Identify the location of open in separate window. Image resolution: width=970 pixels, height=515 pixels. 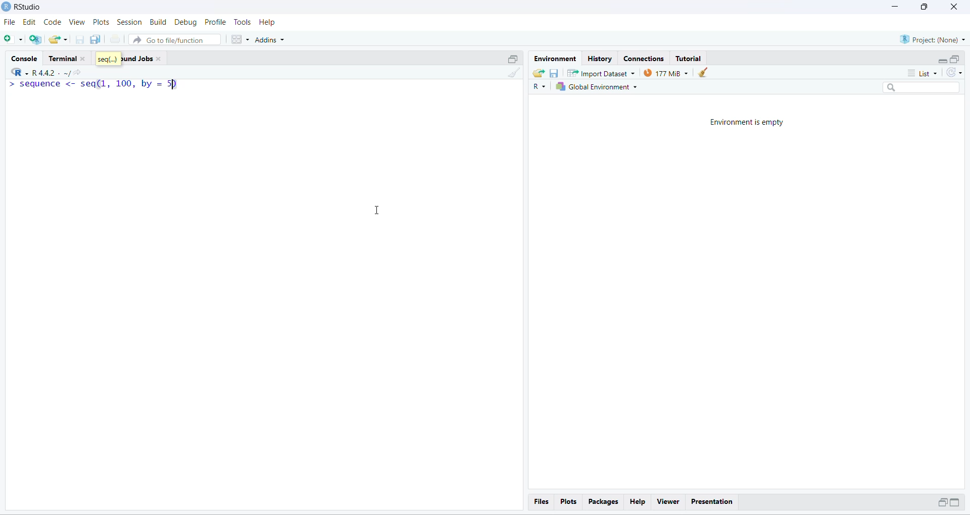
(941, 502).